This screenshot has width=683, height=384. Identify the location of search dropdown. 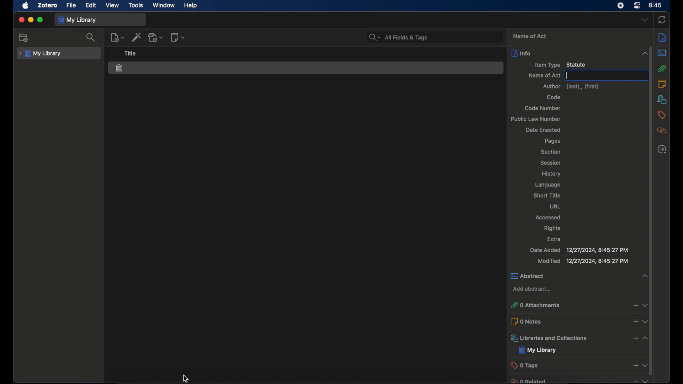
(374, 38).